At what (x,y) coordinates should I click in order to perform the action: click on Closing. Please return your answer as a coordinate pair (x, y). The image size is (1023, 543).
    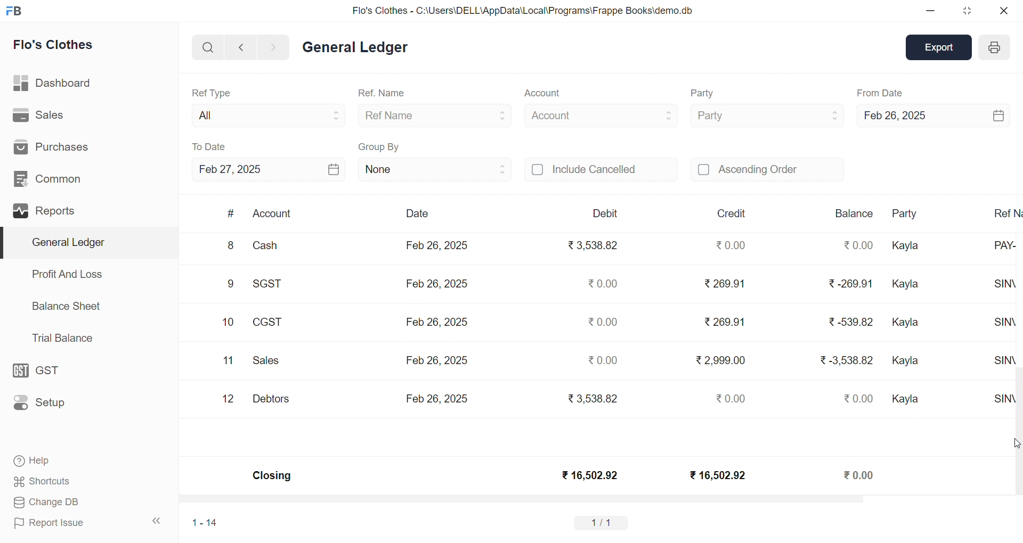
    Looking at the image, I should click on (273, 477).